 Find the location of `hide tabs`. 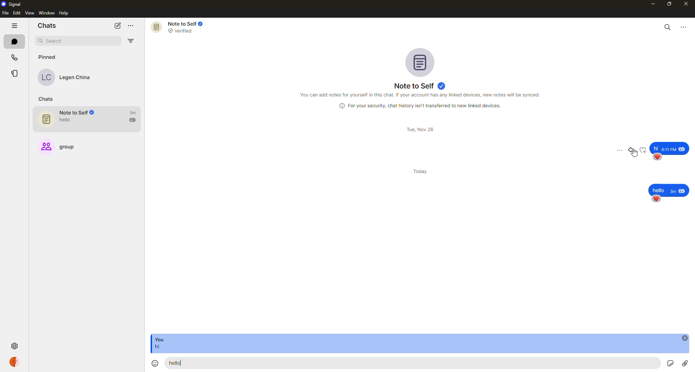

hide tabs is located at coordinates (15, 26).